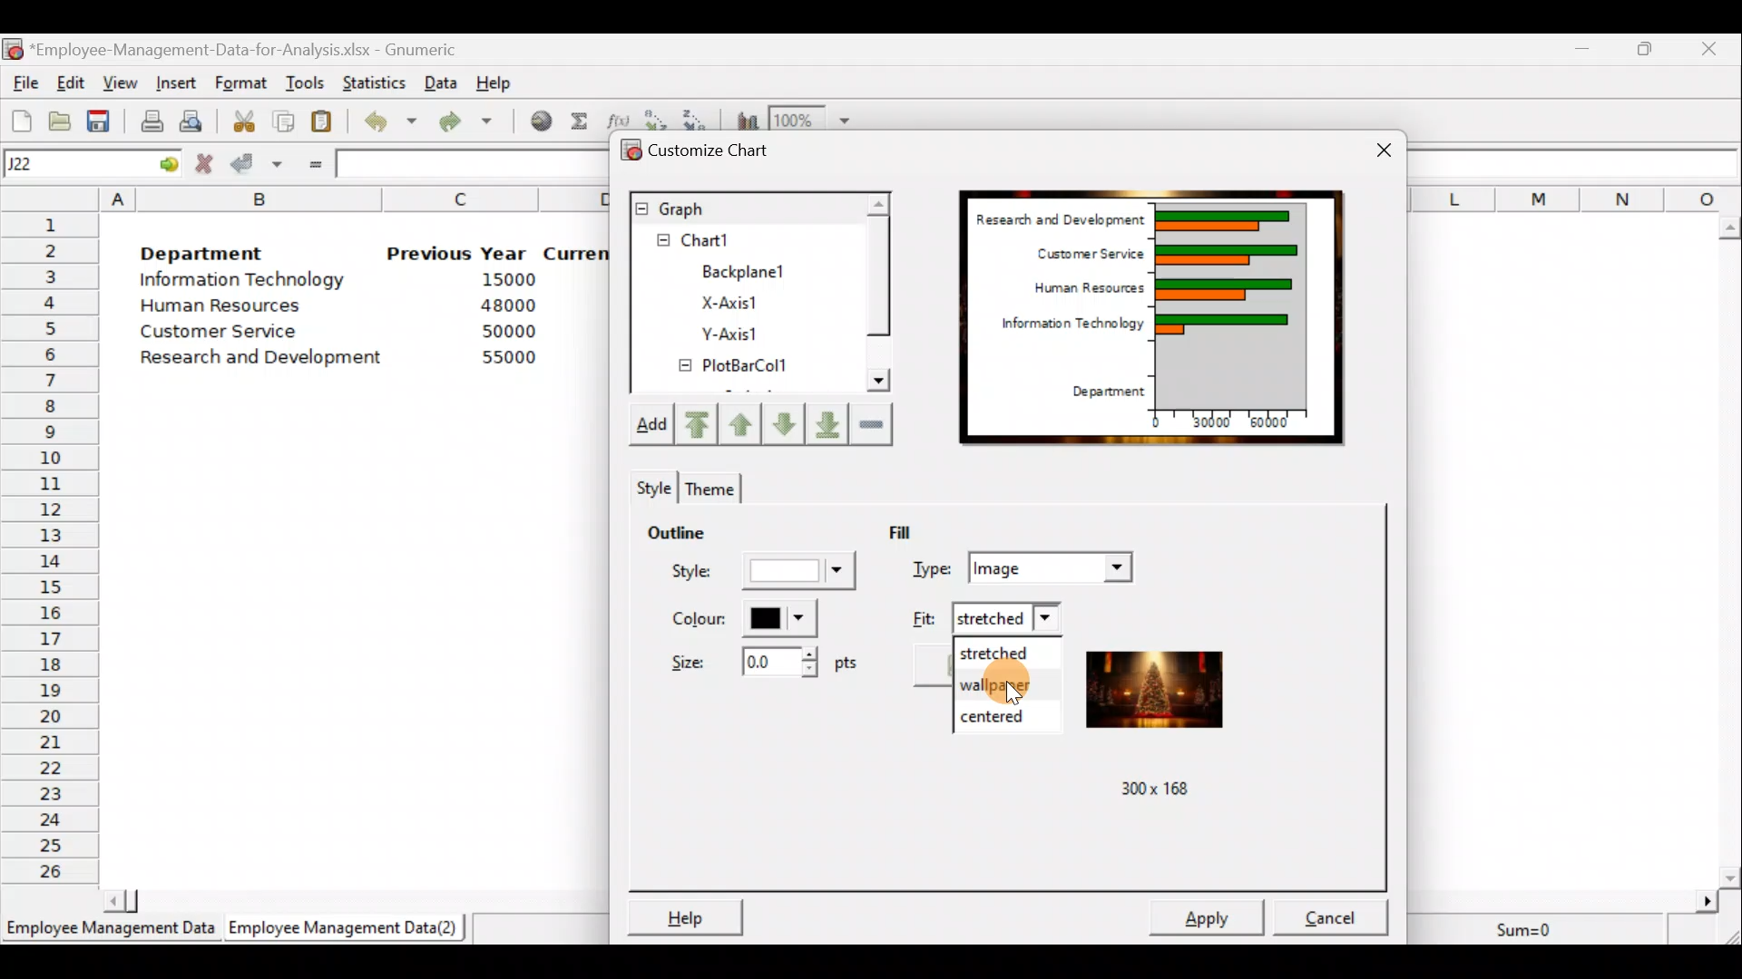  I want to click on Edit a function in the current cell, so click(619, 118).